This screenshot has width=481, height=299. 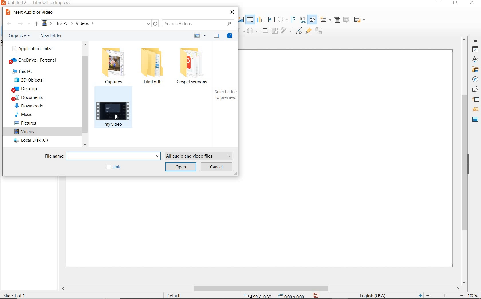 I want to click on master slide, so click(x=474, y=119).